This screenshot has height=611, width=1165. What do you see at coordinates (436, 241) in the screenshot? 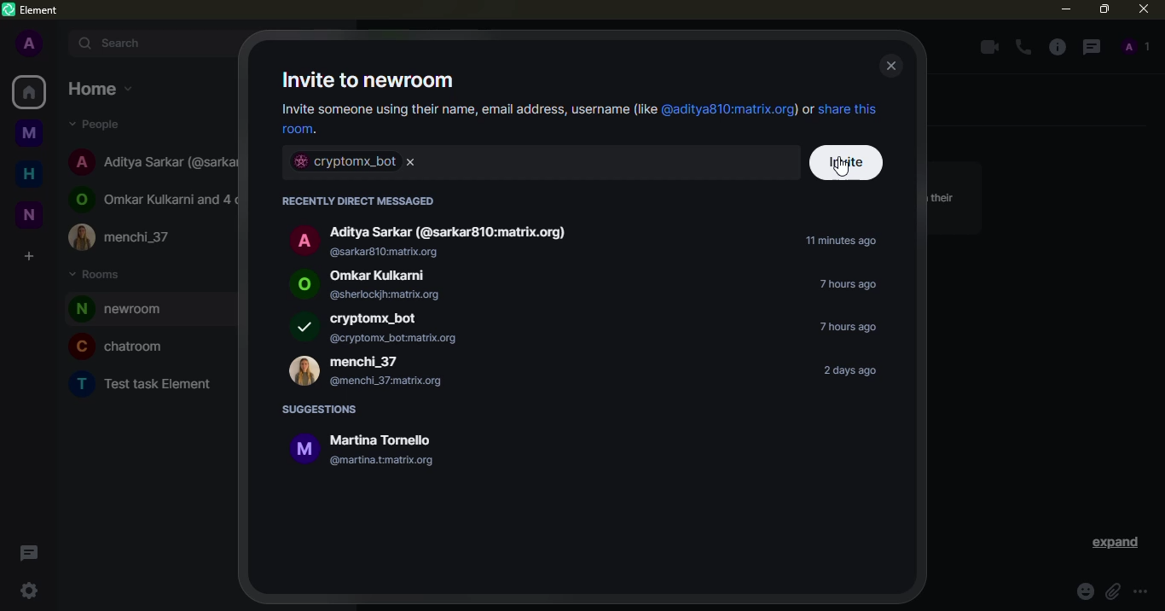
I see `Aditya Sarkar (@sarkar810:matrix.org)
@sarkar810:matrix.org` at bounding box center [436, 241].